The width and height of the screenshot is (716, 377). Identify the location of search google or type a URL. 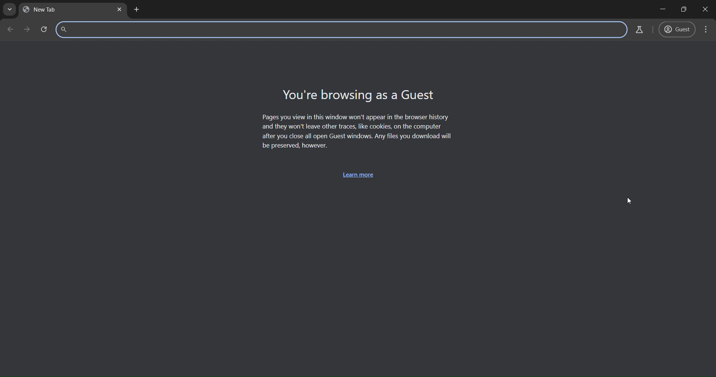
(339, 30).